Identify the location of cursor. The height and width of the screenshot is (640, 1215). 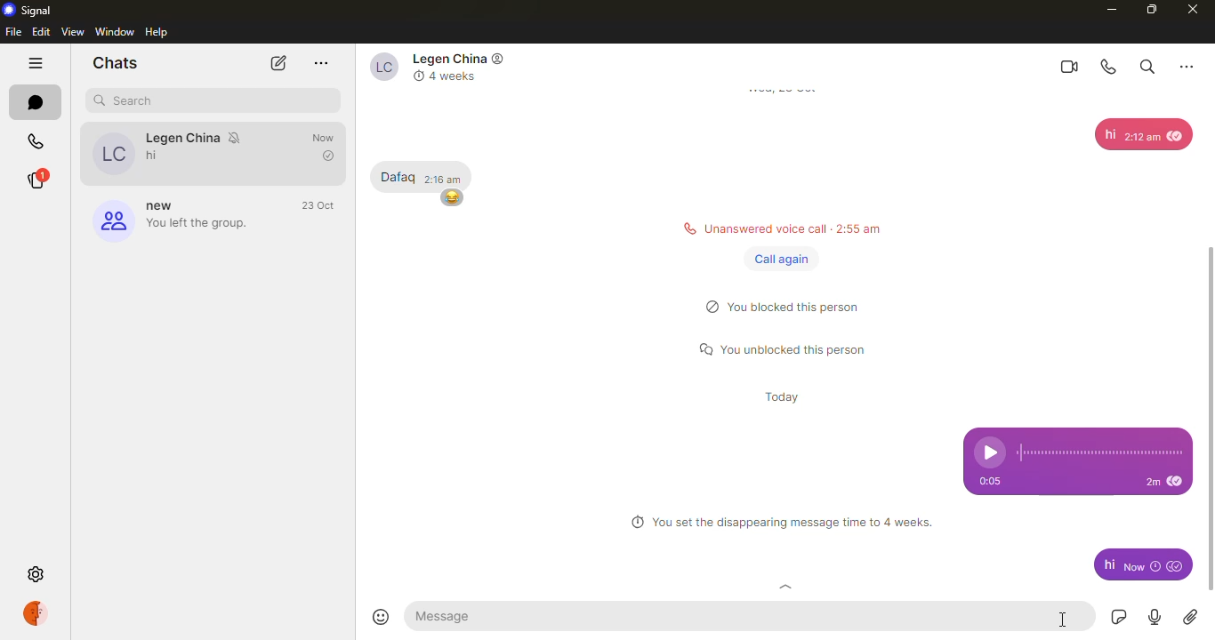
(1065, 620).